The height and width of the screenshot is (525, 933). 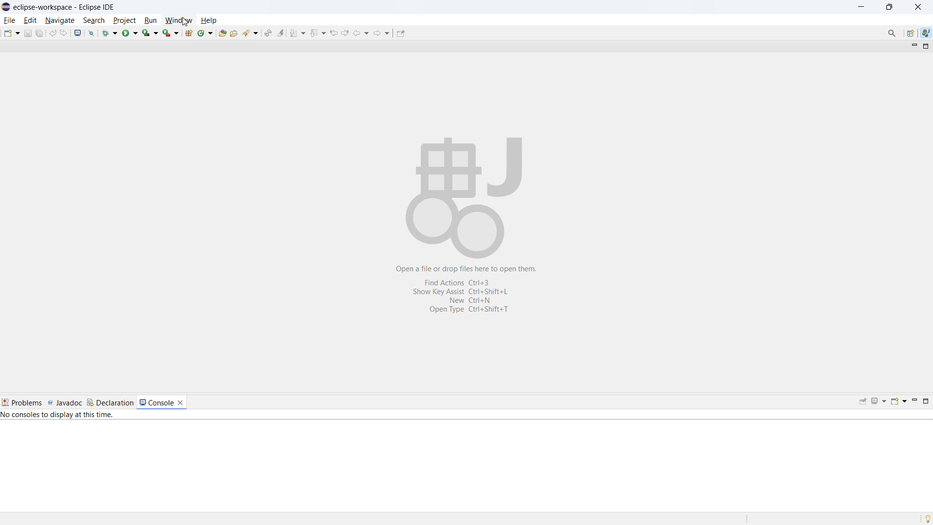 I want to click on Search, so click(x=892, y=33).